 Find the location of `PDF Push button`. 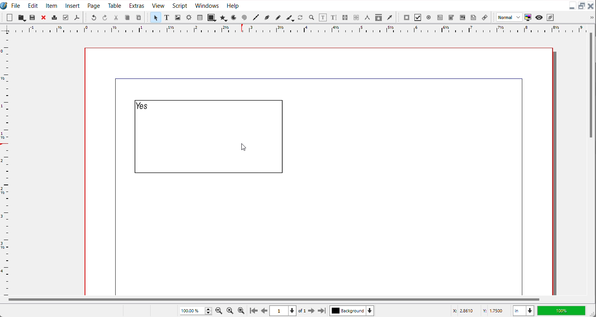

PDF Push button is located at coordinates (407, 17).